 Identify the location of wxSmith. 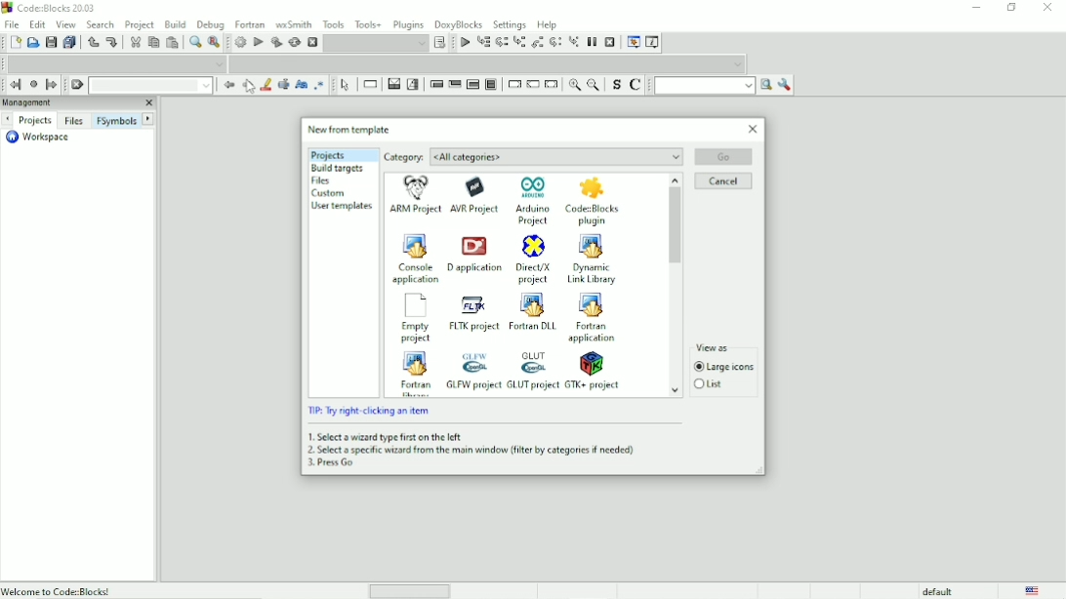
(293, 23).